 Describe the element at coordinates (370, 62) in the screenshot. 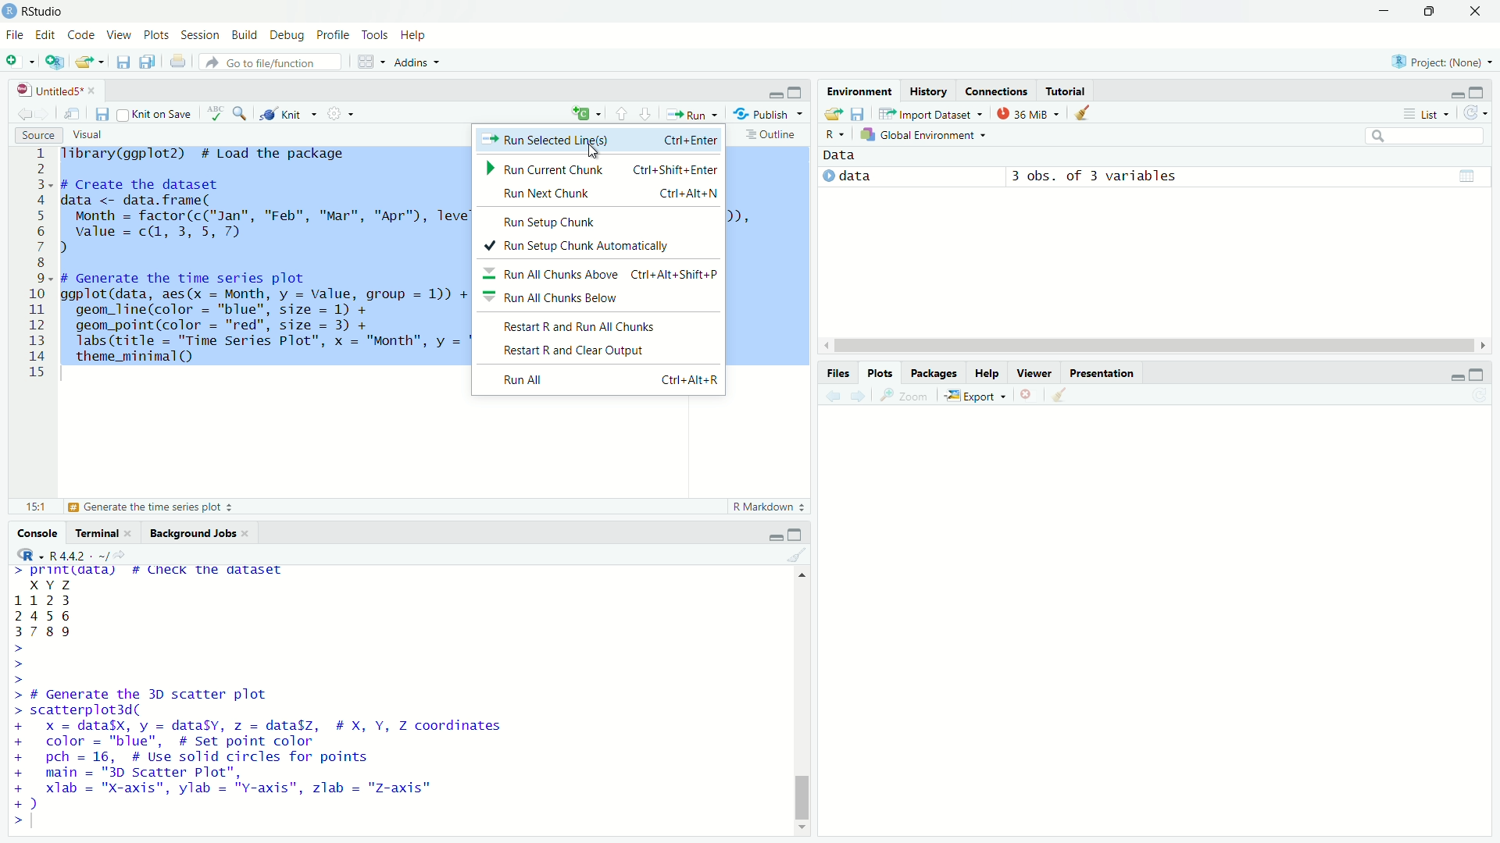

I see `workspace panes` at that location.